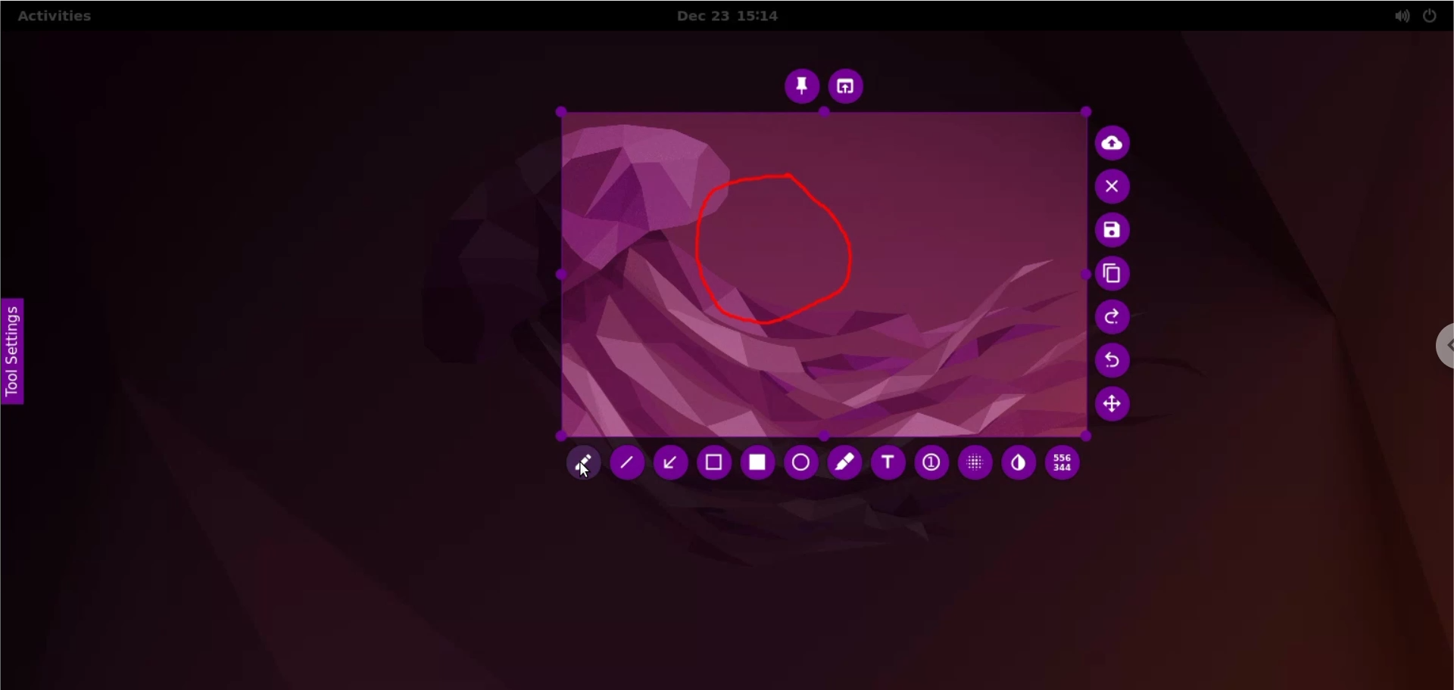 This screenshot has height=690, width=1454. Describe the element at coordinates (1433, 344) in the screenshot. I see `chrome options` at that location.